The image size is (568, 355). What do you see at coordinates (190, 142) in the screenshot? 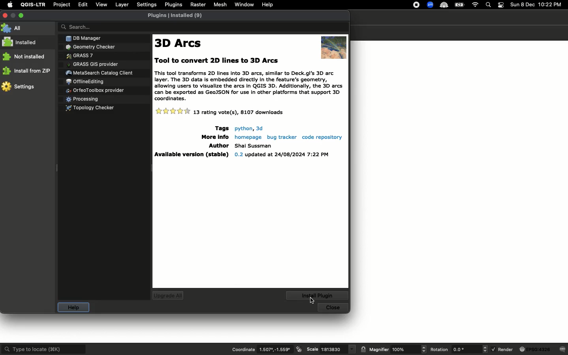
I see `Tags

More info

Author

Available version (stable)` at bounding box center [190, 142].